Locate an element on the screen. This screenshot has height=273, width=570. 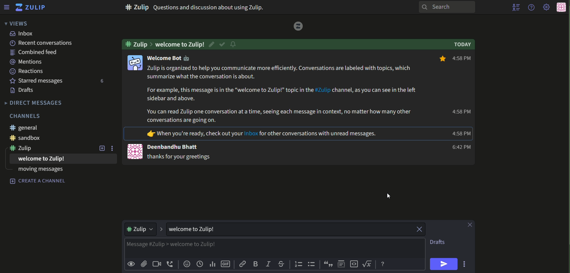
options is located at coordinates (114, 148).